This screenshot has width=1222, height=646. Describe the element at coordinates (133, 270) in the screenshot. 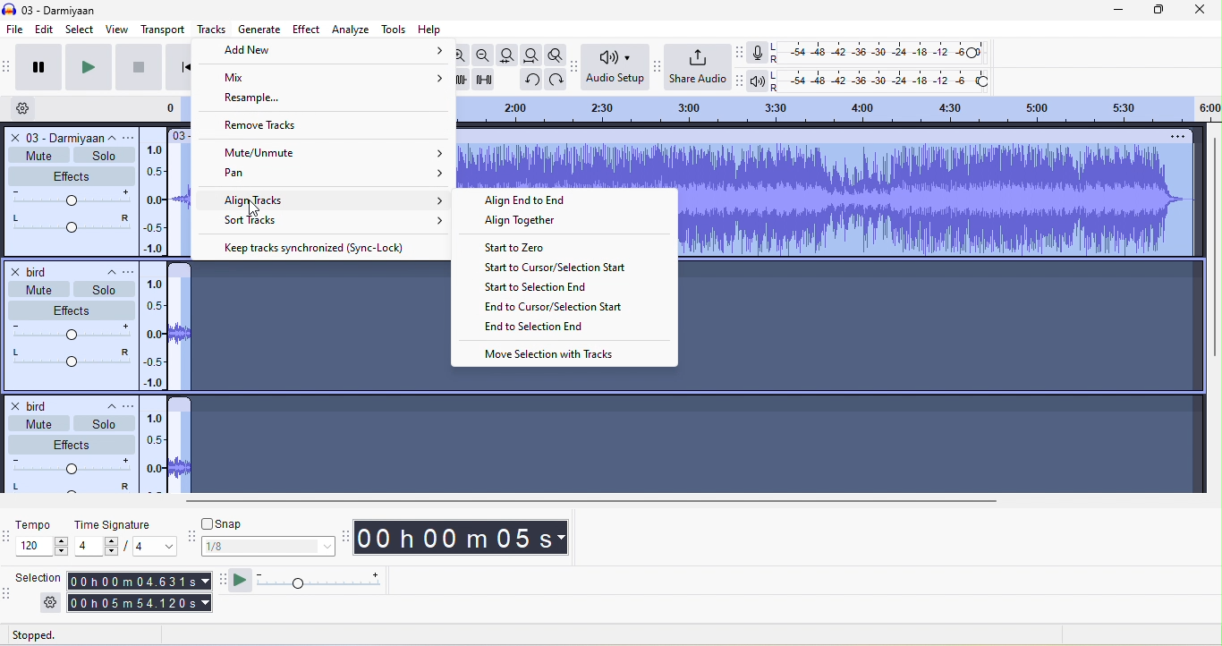

I see `open menu` at that location.